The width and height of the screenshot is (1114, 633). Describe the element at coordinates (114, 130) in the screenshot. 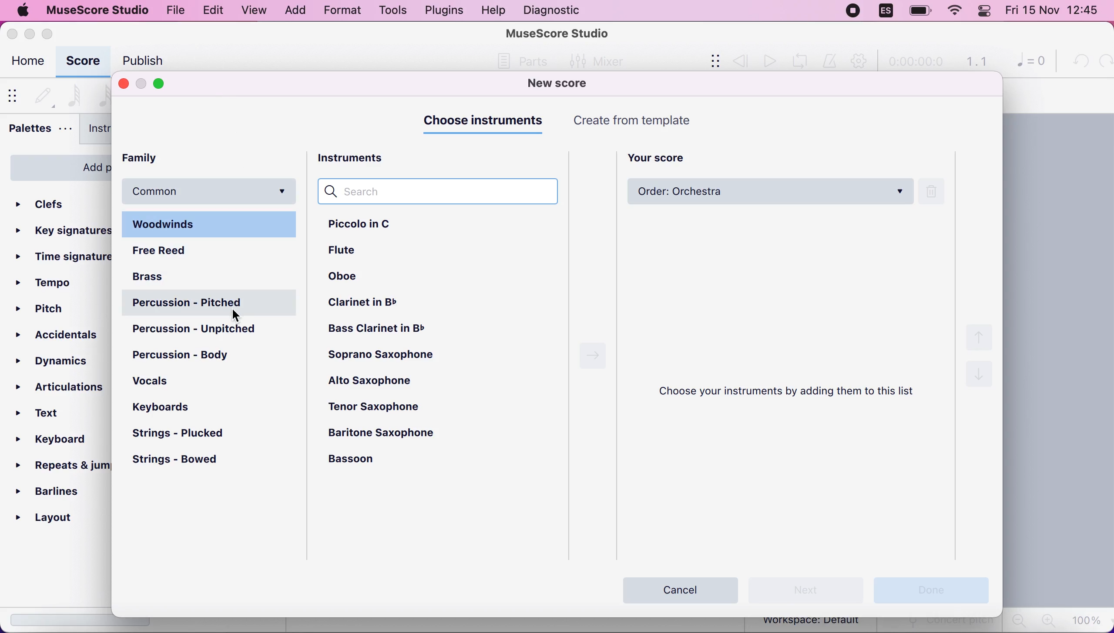

I see `instruments` at that location.